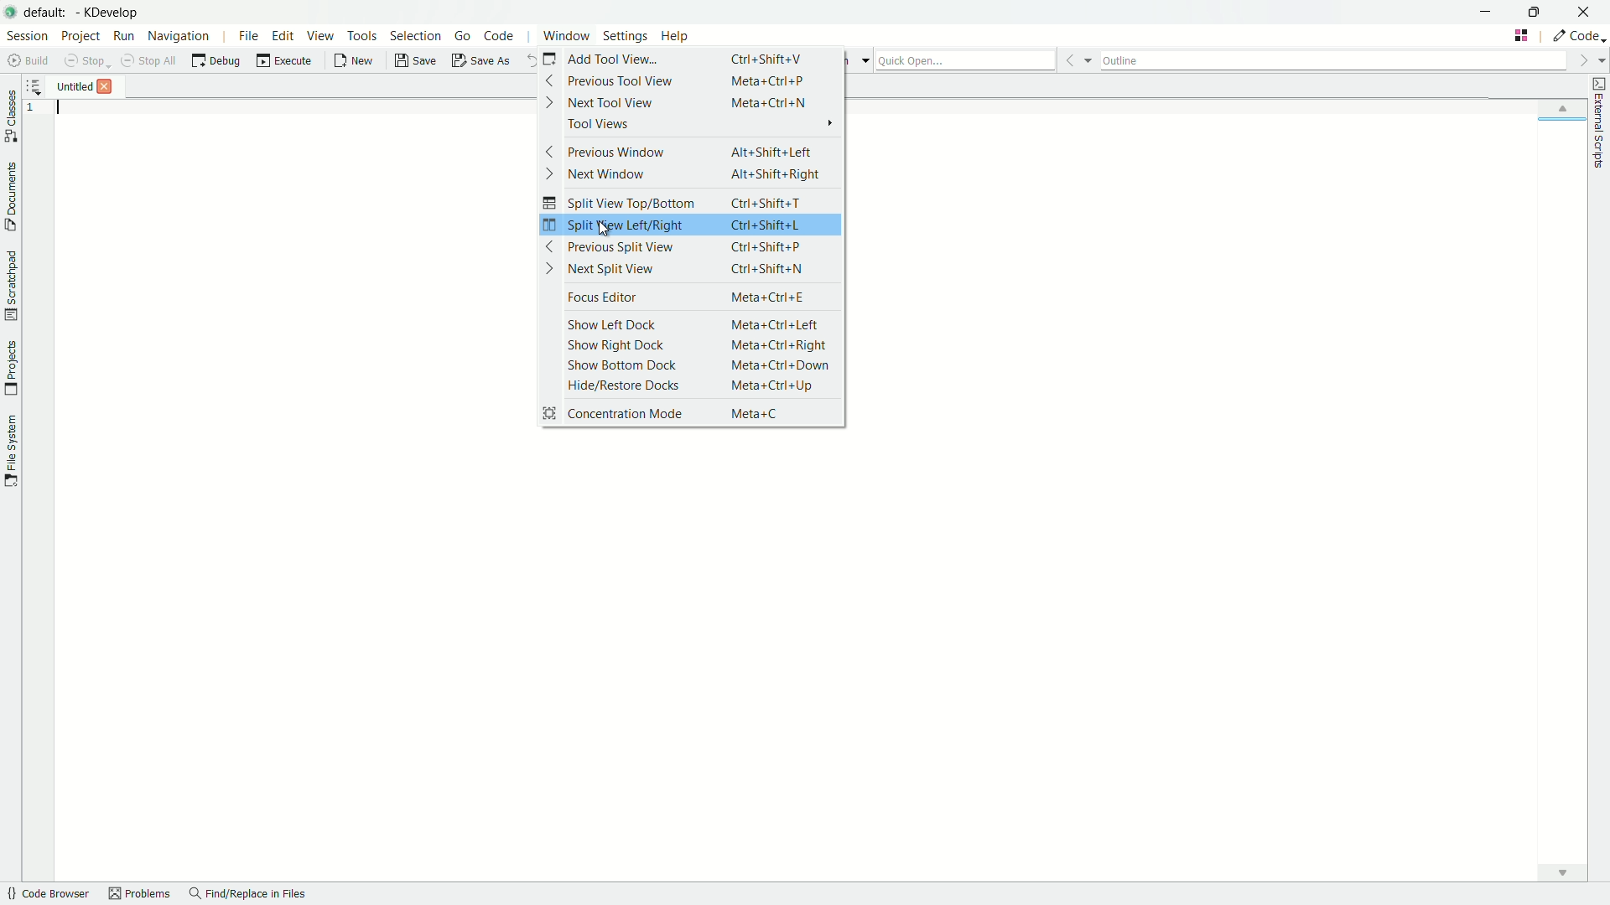 The height and width of the screenshot is (905, 1610). I want to click on quick open, so click(983, 60).